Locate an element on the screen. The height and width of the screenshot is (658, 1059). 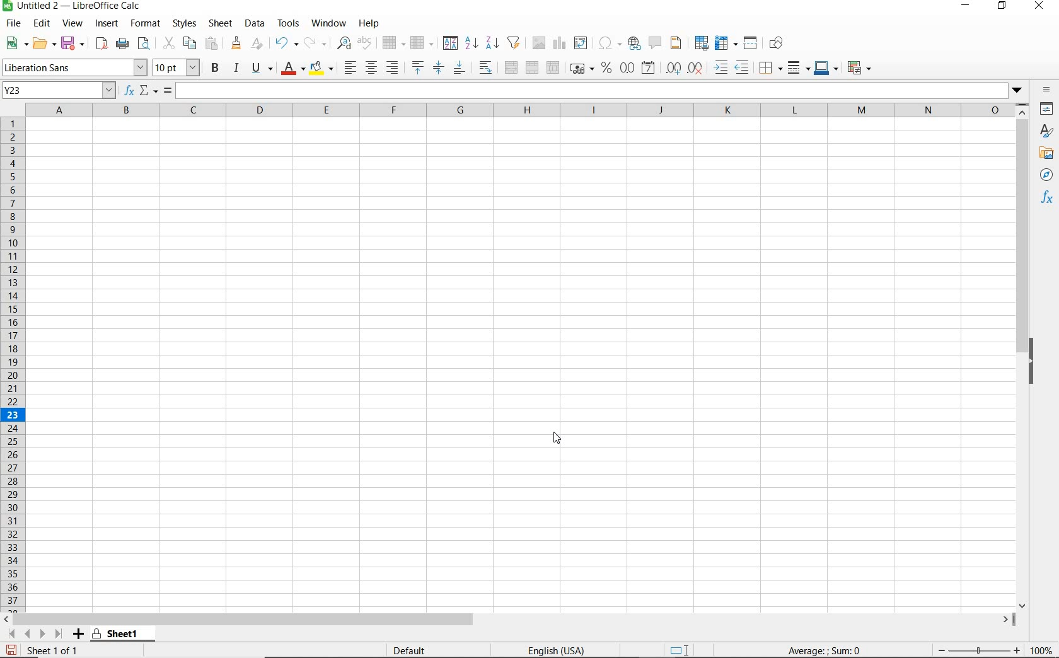
INSERT is located at coordinates (107, 24).